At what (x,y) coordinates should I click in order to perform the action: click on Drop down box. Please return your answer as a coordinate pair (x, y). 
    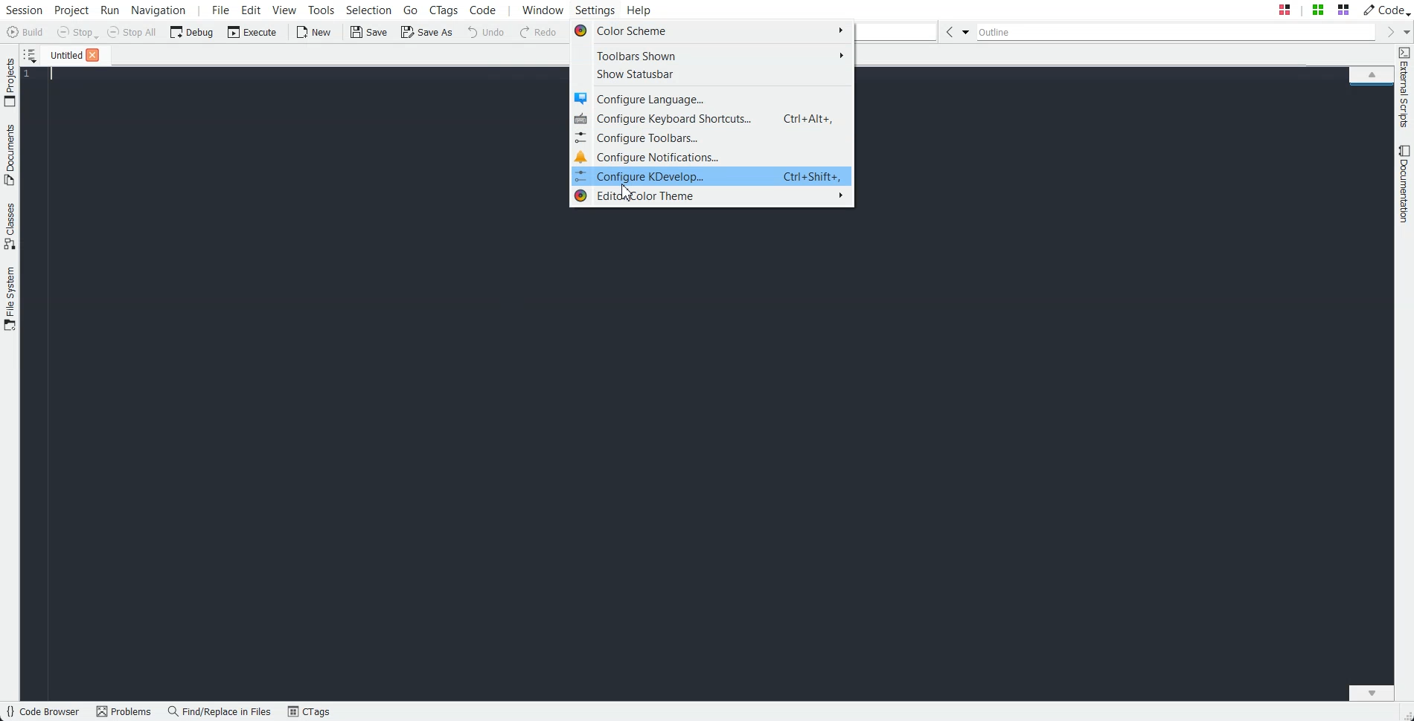
    Looking at the image, I should click on (1405, 31).